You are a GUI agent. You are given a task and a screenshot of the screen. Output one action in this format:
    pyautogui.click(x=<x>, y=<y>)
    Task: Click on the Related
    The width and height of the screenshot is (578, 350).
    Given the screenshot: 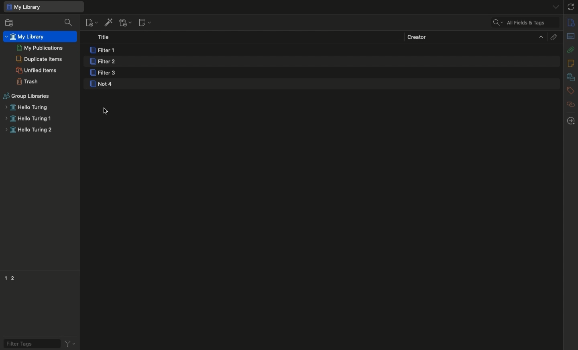 What is the action you would take?
    pyautogui.click(x=571, y=104)
    